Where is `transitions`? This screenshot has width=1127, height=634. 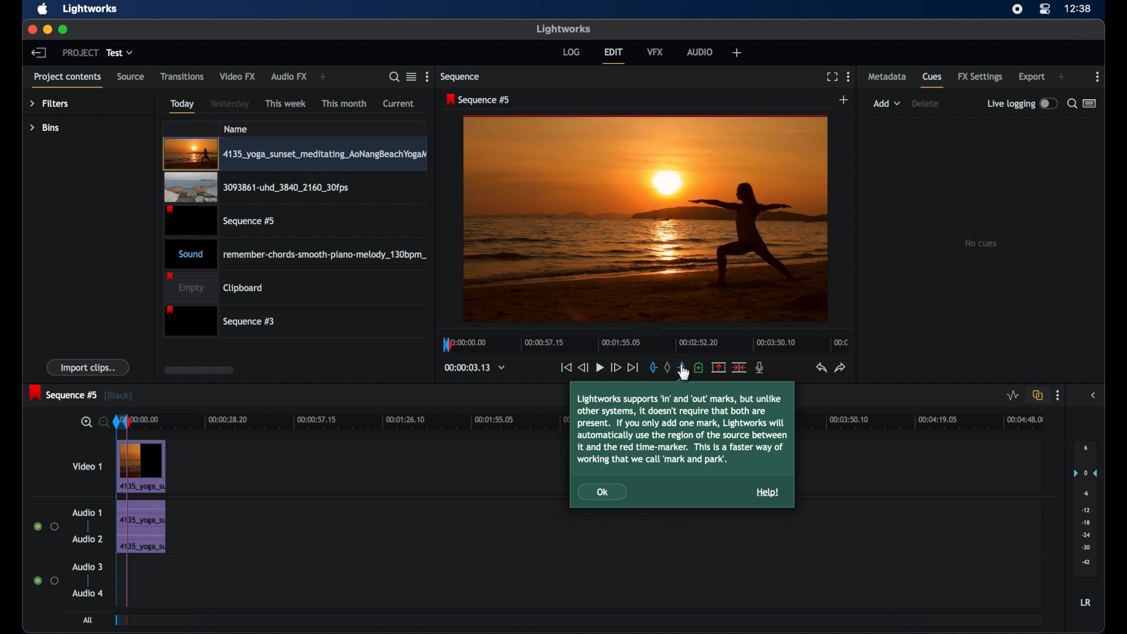
transitions is located at coordinates (182, 77).